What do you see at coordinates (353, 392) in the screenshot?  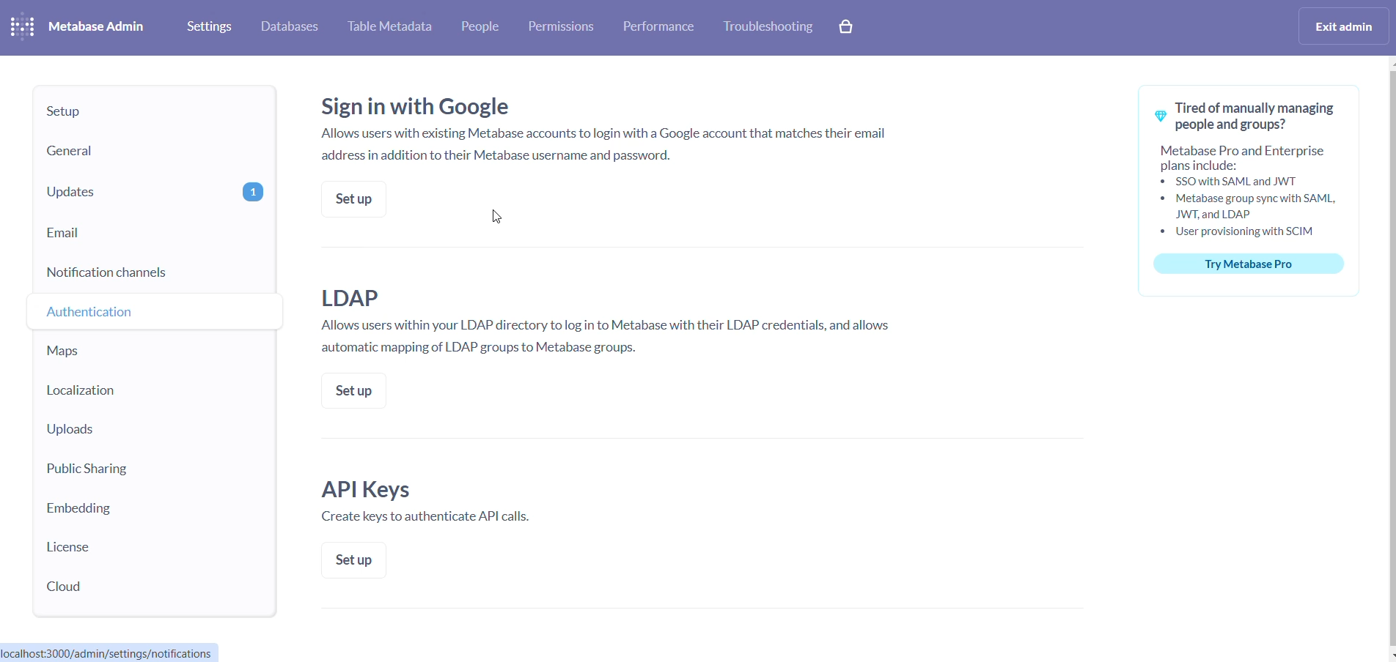 I see `set up LDAP` at bounding box center [353, 392].